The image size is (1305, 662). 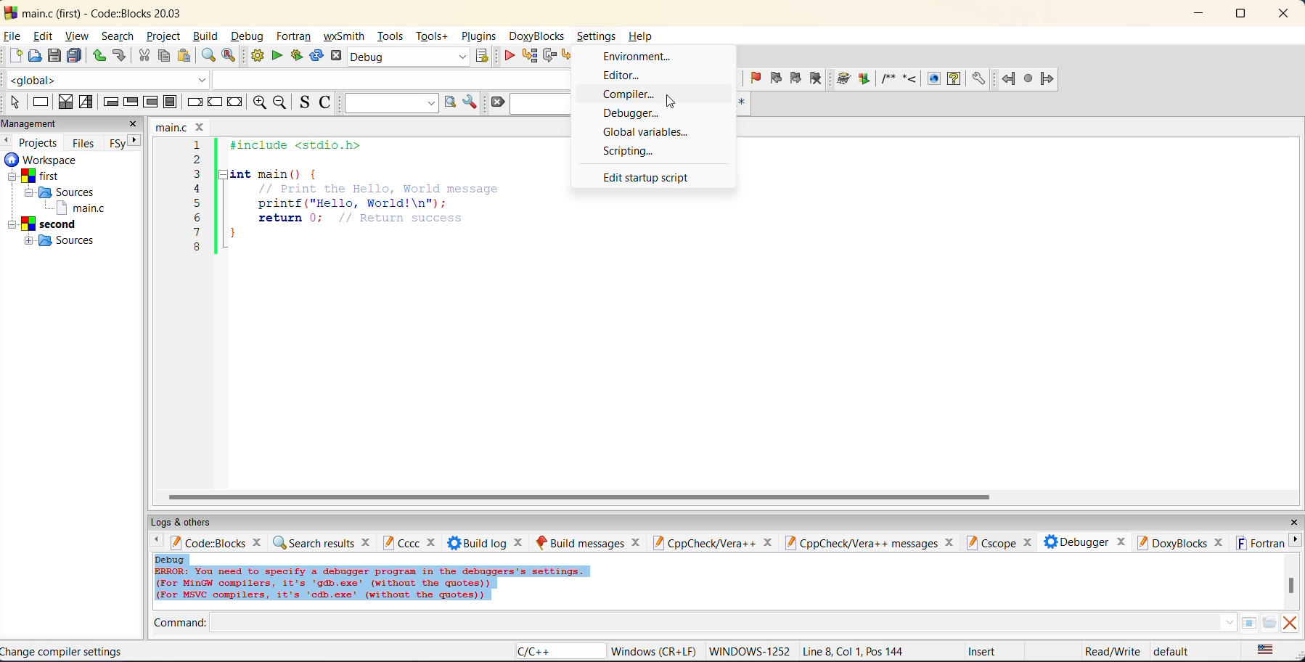 I want to click on copy, so click(x=165, y=57).